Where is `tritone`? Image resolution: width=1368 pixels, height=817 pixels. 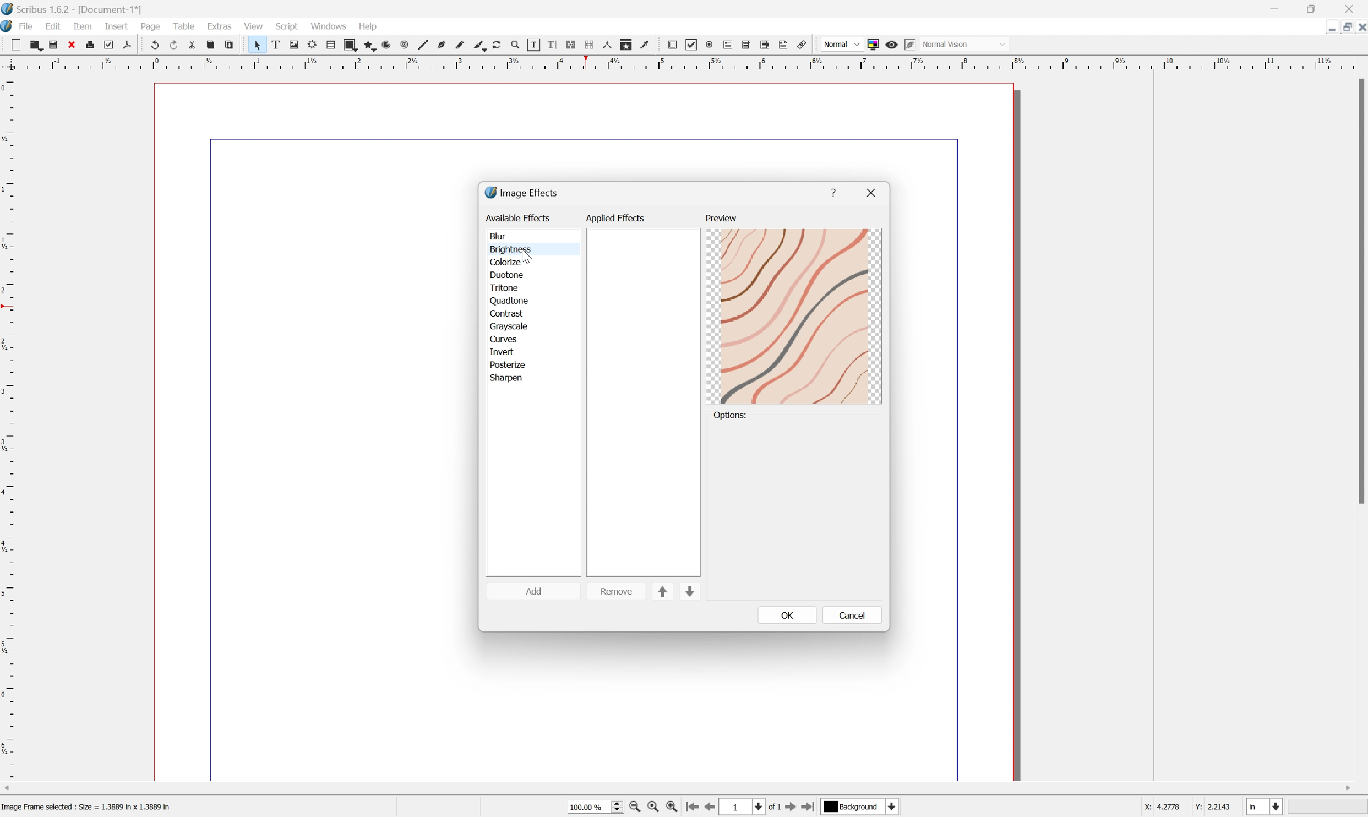
tritone is located at coordinates (506, 286).